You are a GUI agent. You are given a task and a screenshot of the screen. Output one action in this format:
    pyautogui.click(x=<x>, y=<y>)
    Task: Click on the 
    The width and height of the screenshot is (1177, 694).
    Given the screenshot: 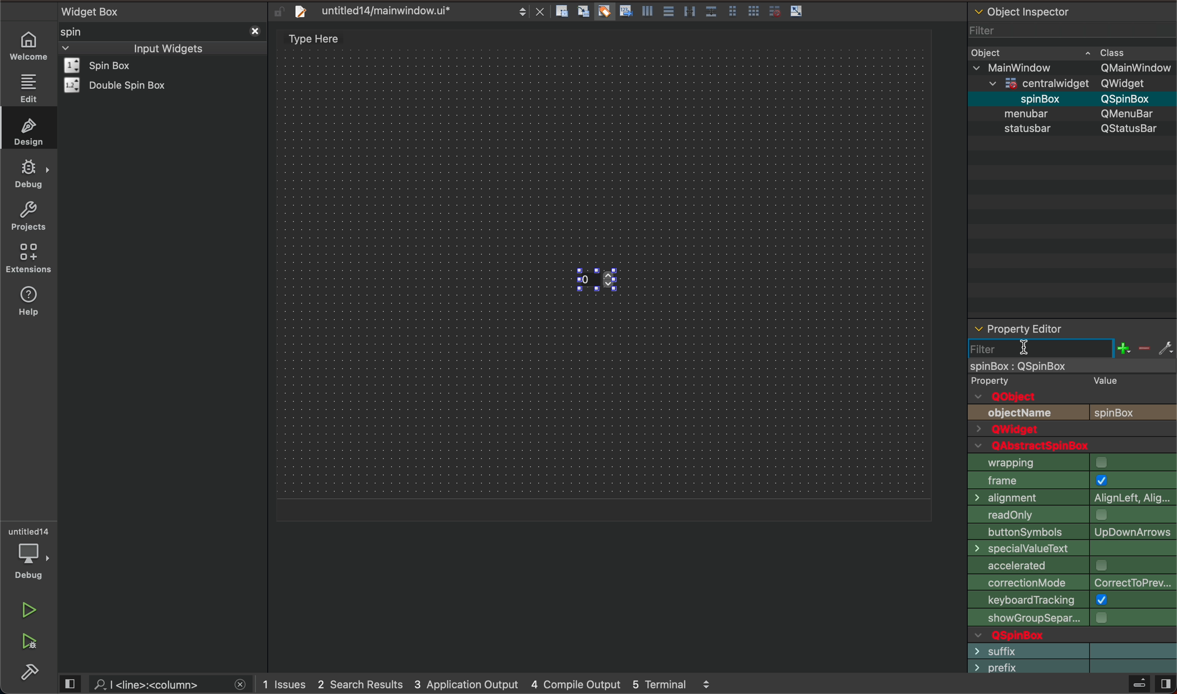 What is the action you would take?
    pyautogui.click(x=1045, y=81)
    